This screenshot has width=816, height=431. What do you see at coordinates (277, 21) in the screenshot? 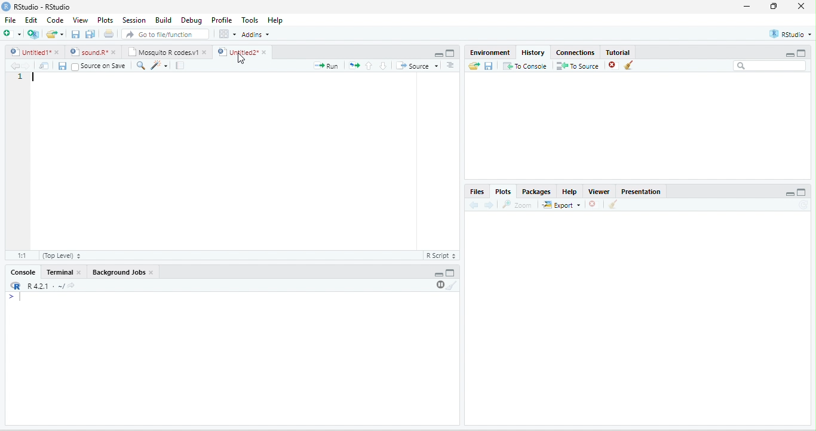
I see `Help` at bounding box center [277, 21].